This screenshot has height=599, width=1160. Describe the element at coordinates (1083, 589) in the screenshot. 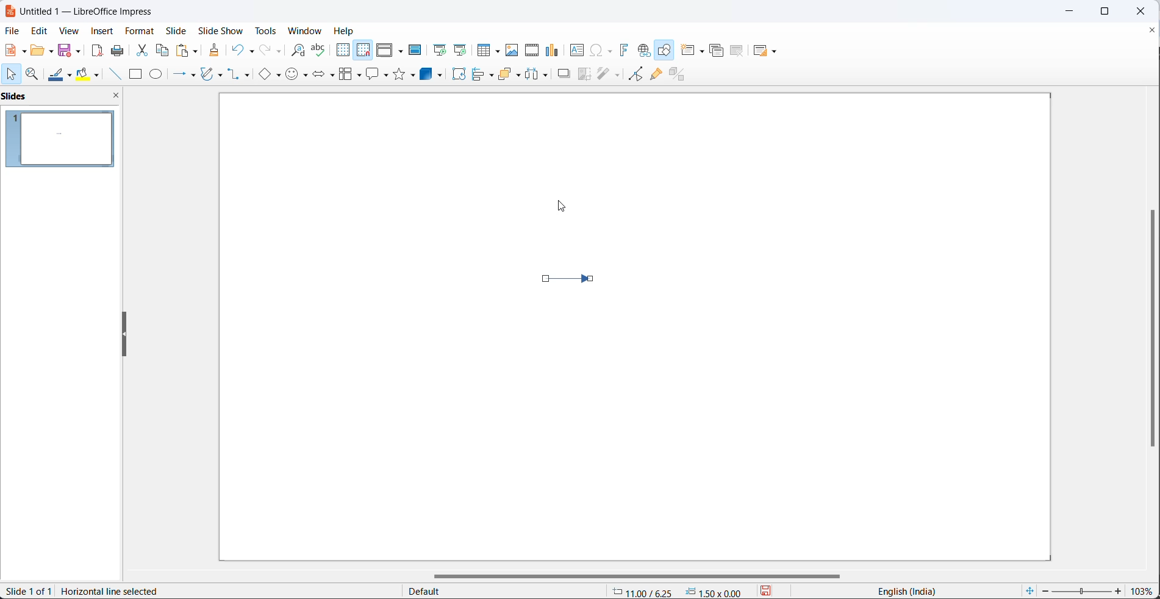

I see `zoom slider` at that location.